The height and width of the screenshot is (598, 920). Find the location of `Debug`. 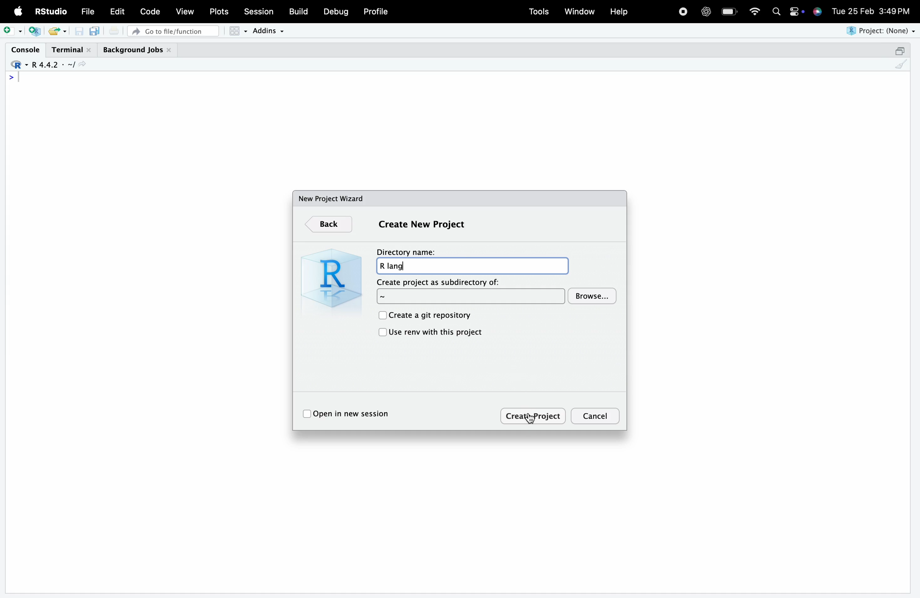

Debug is located at coordinates (336, 12).